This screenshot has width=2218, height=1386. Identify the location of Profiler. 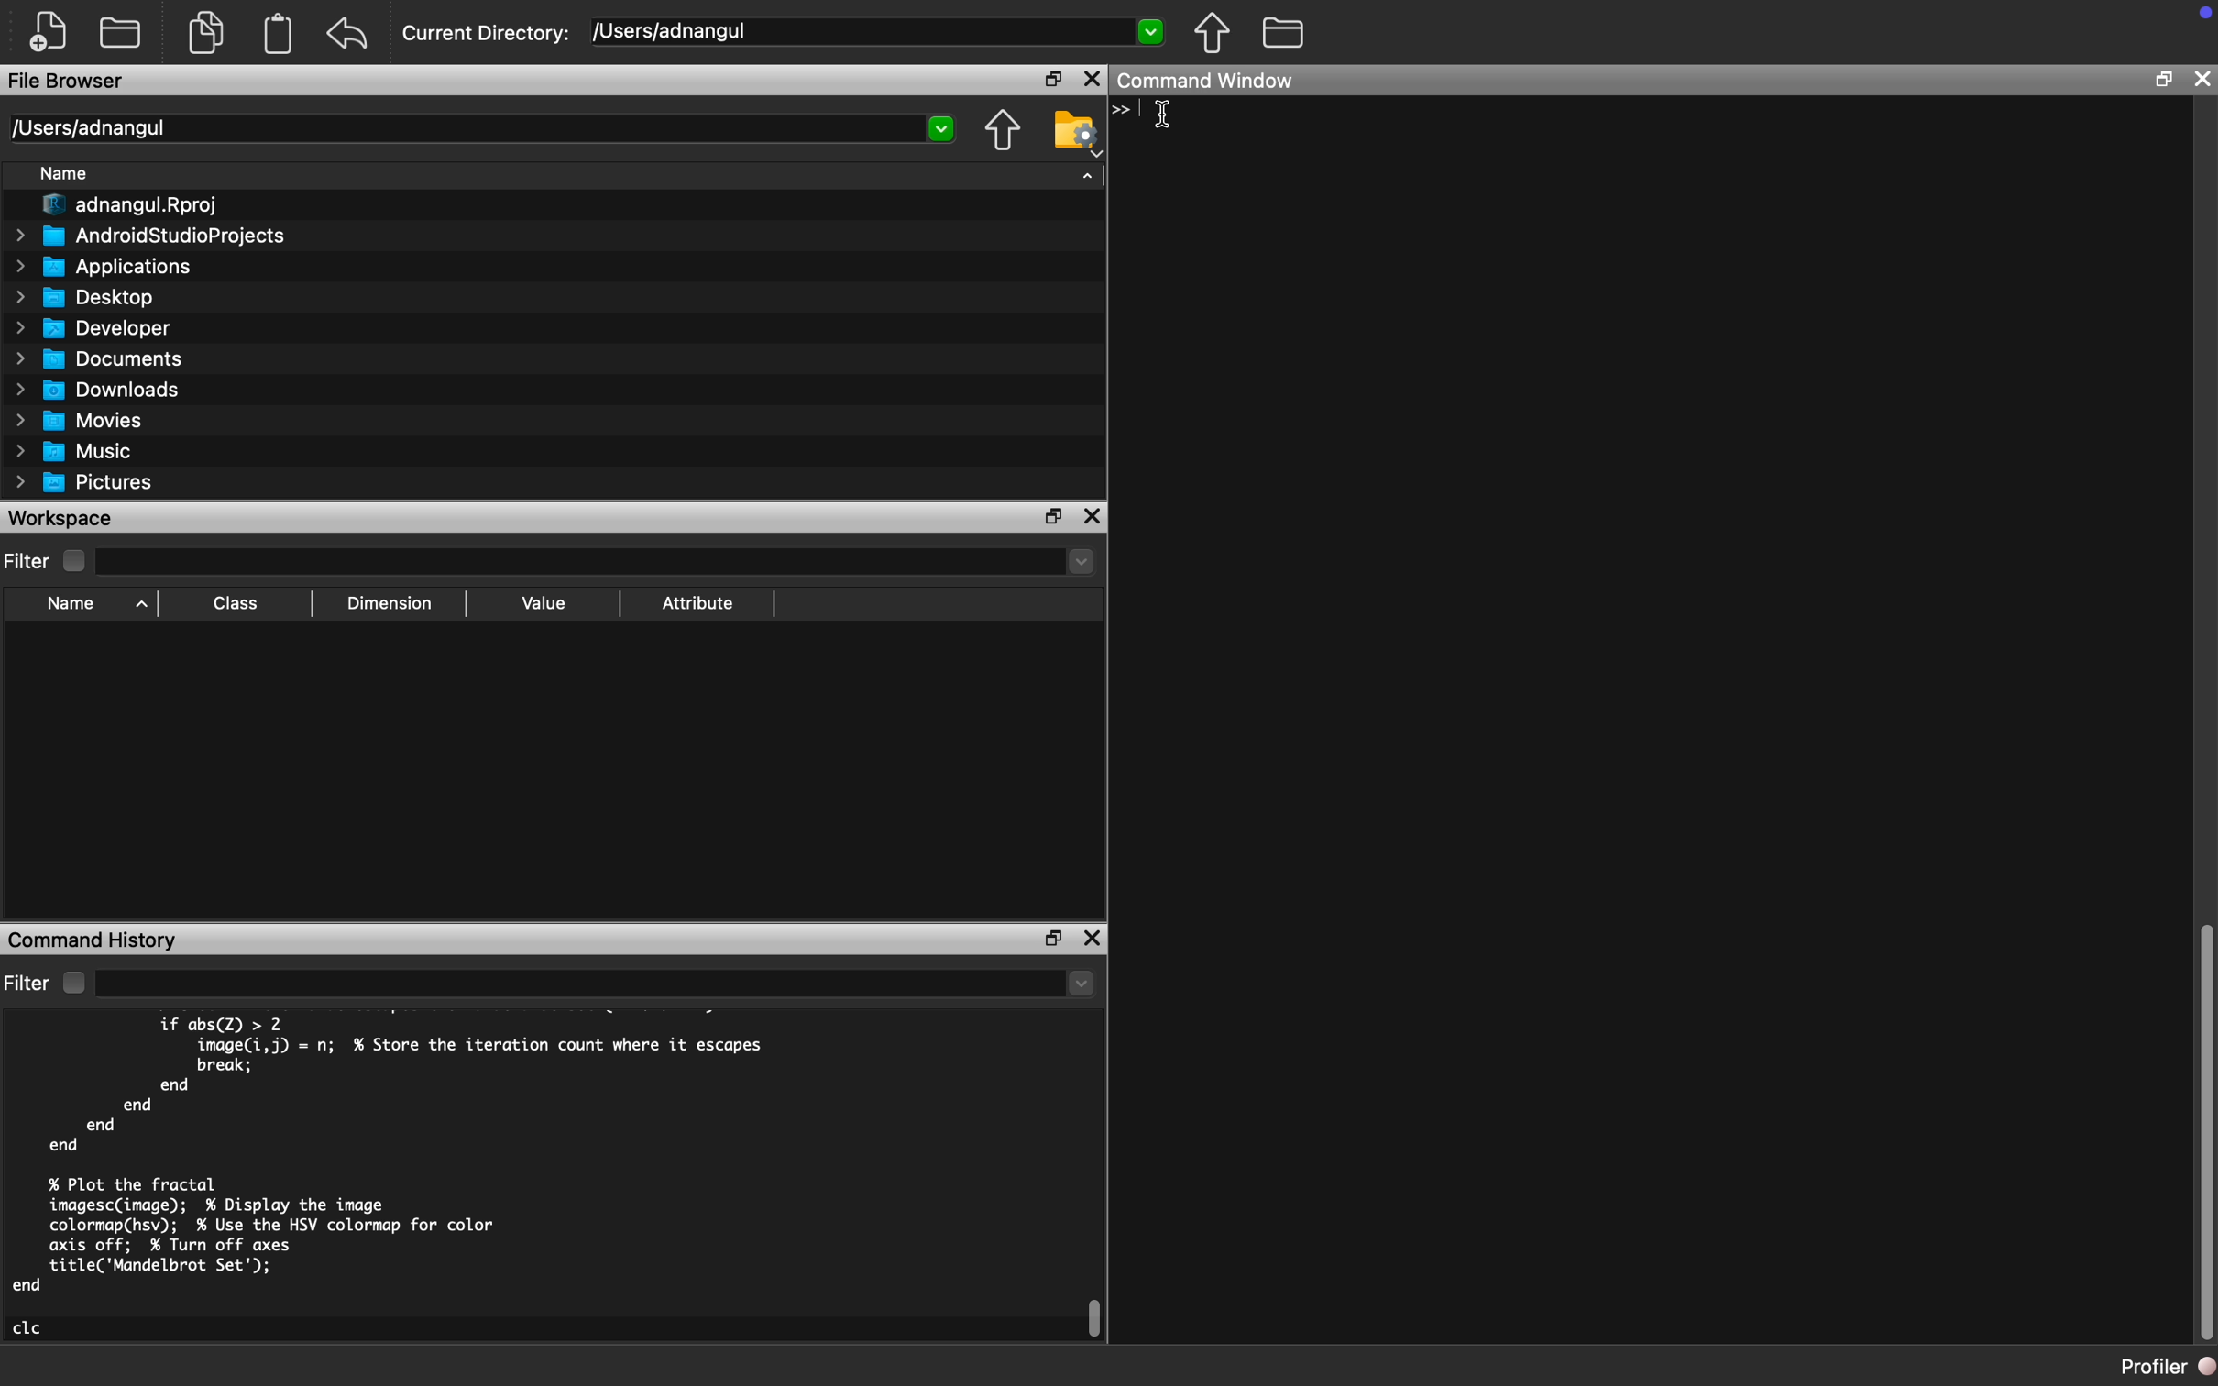
(2165, 1369).